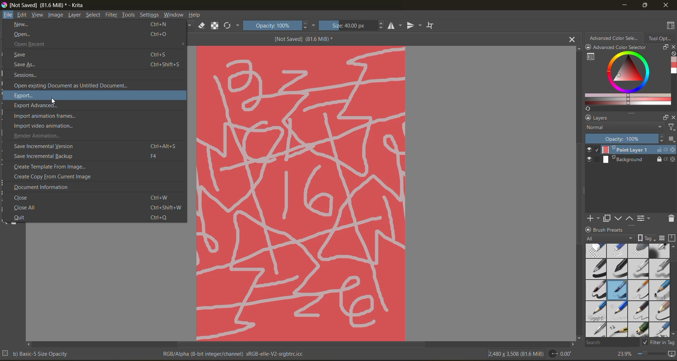 Image resolution: width=677 pixels, height=361 pixels. What do you see at coordinates (44, 126) in the screenshot?
I see `import video animation` at bounding box center [44, 126].